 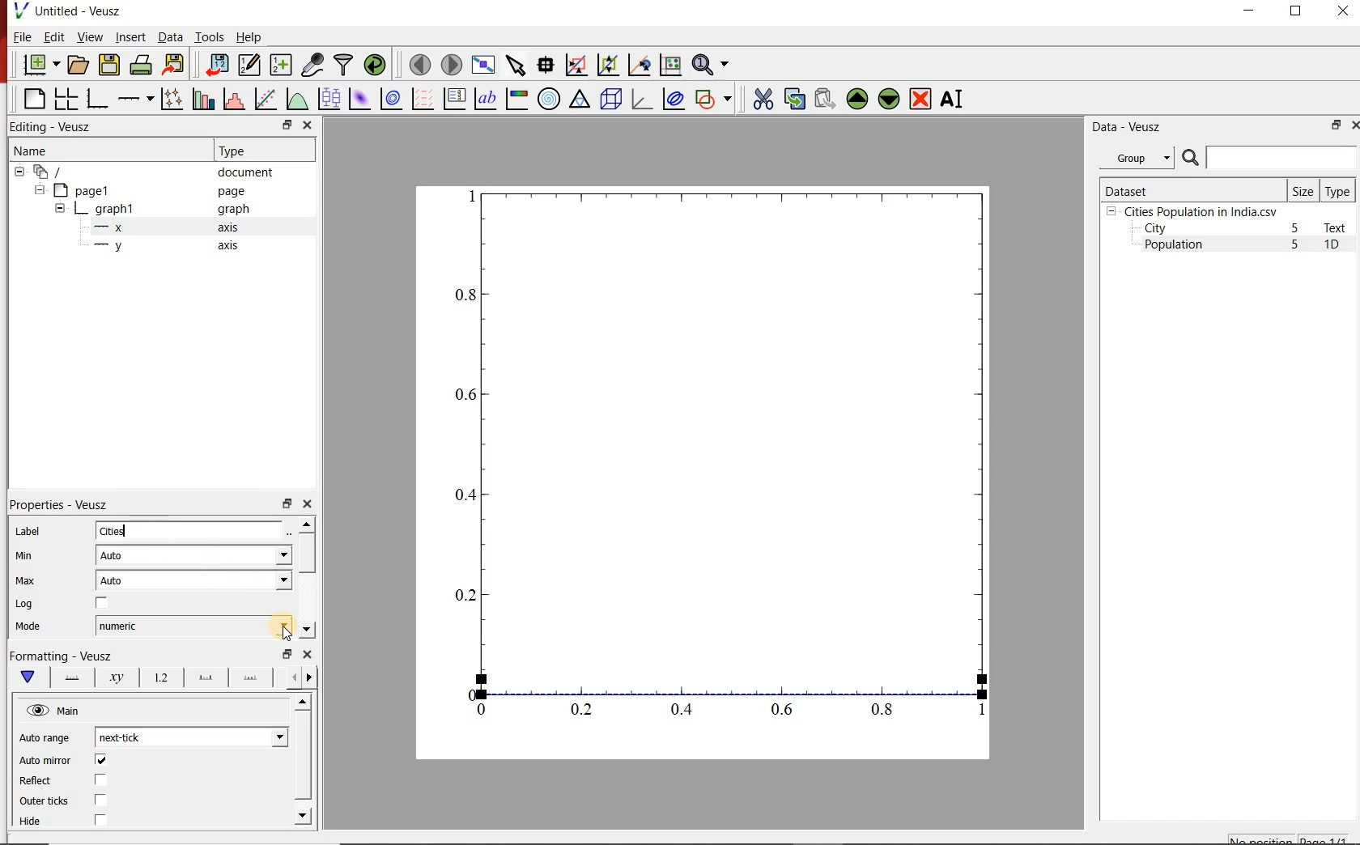 What do you see at coordinates (26, 605) in the screenshot?
I see `Log` at bounding box center [26, 605].